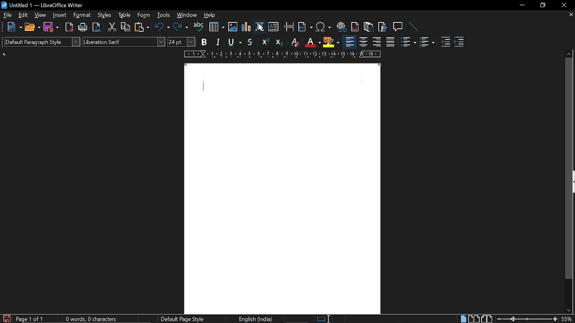  What do you see at coordinates (124, 41) in the screenshot?
I see `text style` at bounding box center [124, 41].